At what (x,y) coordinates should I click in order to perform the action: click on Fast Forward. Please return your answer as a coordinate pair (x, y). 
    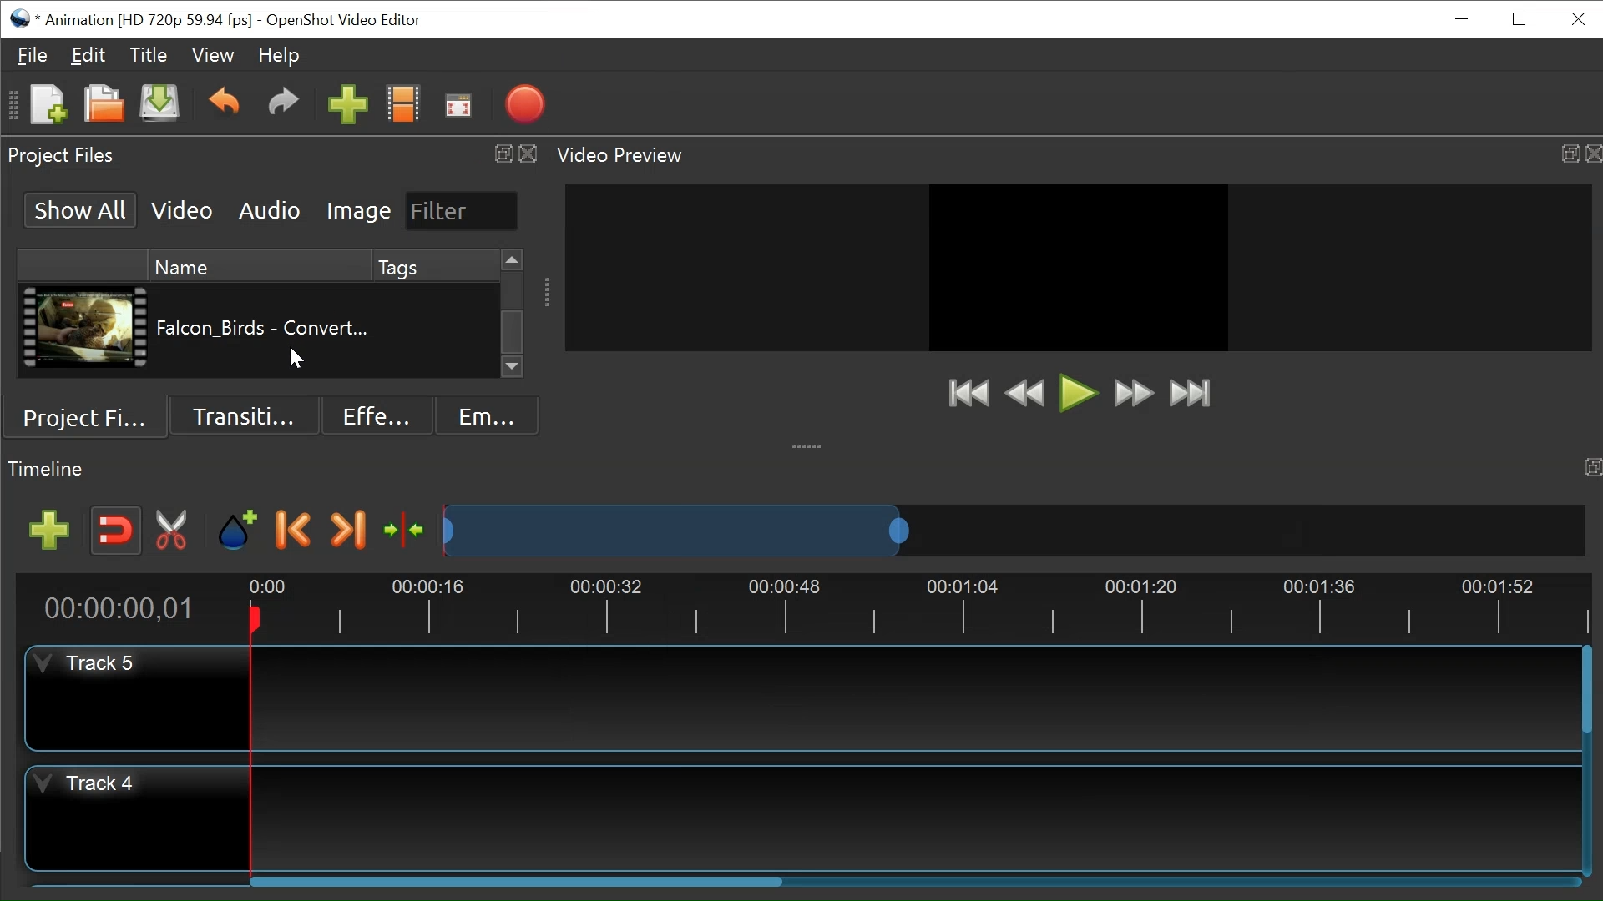
    Looking at the image, I should click on (1134, 393).